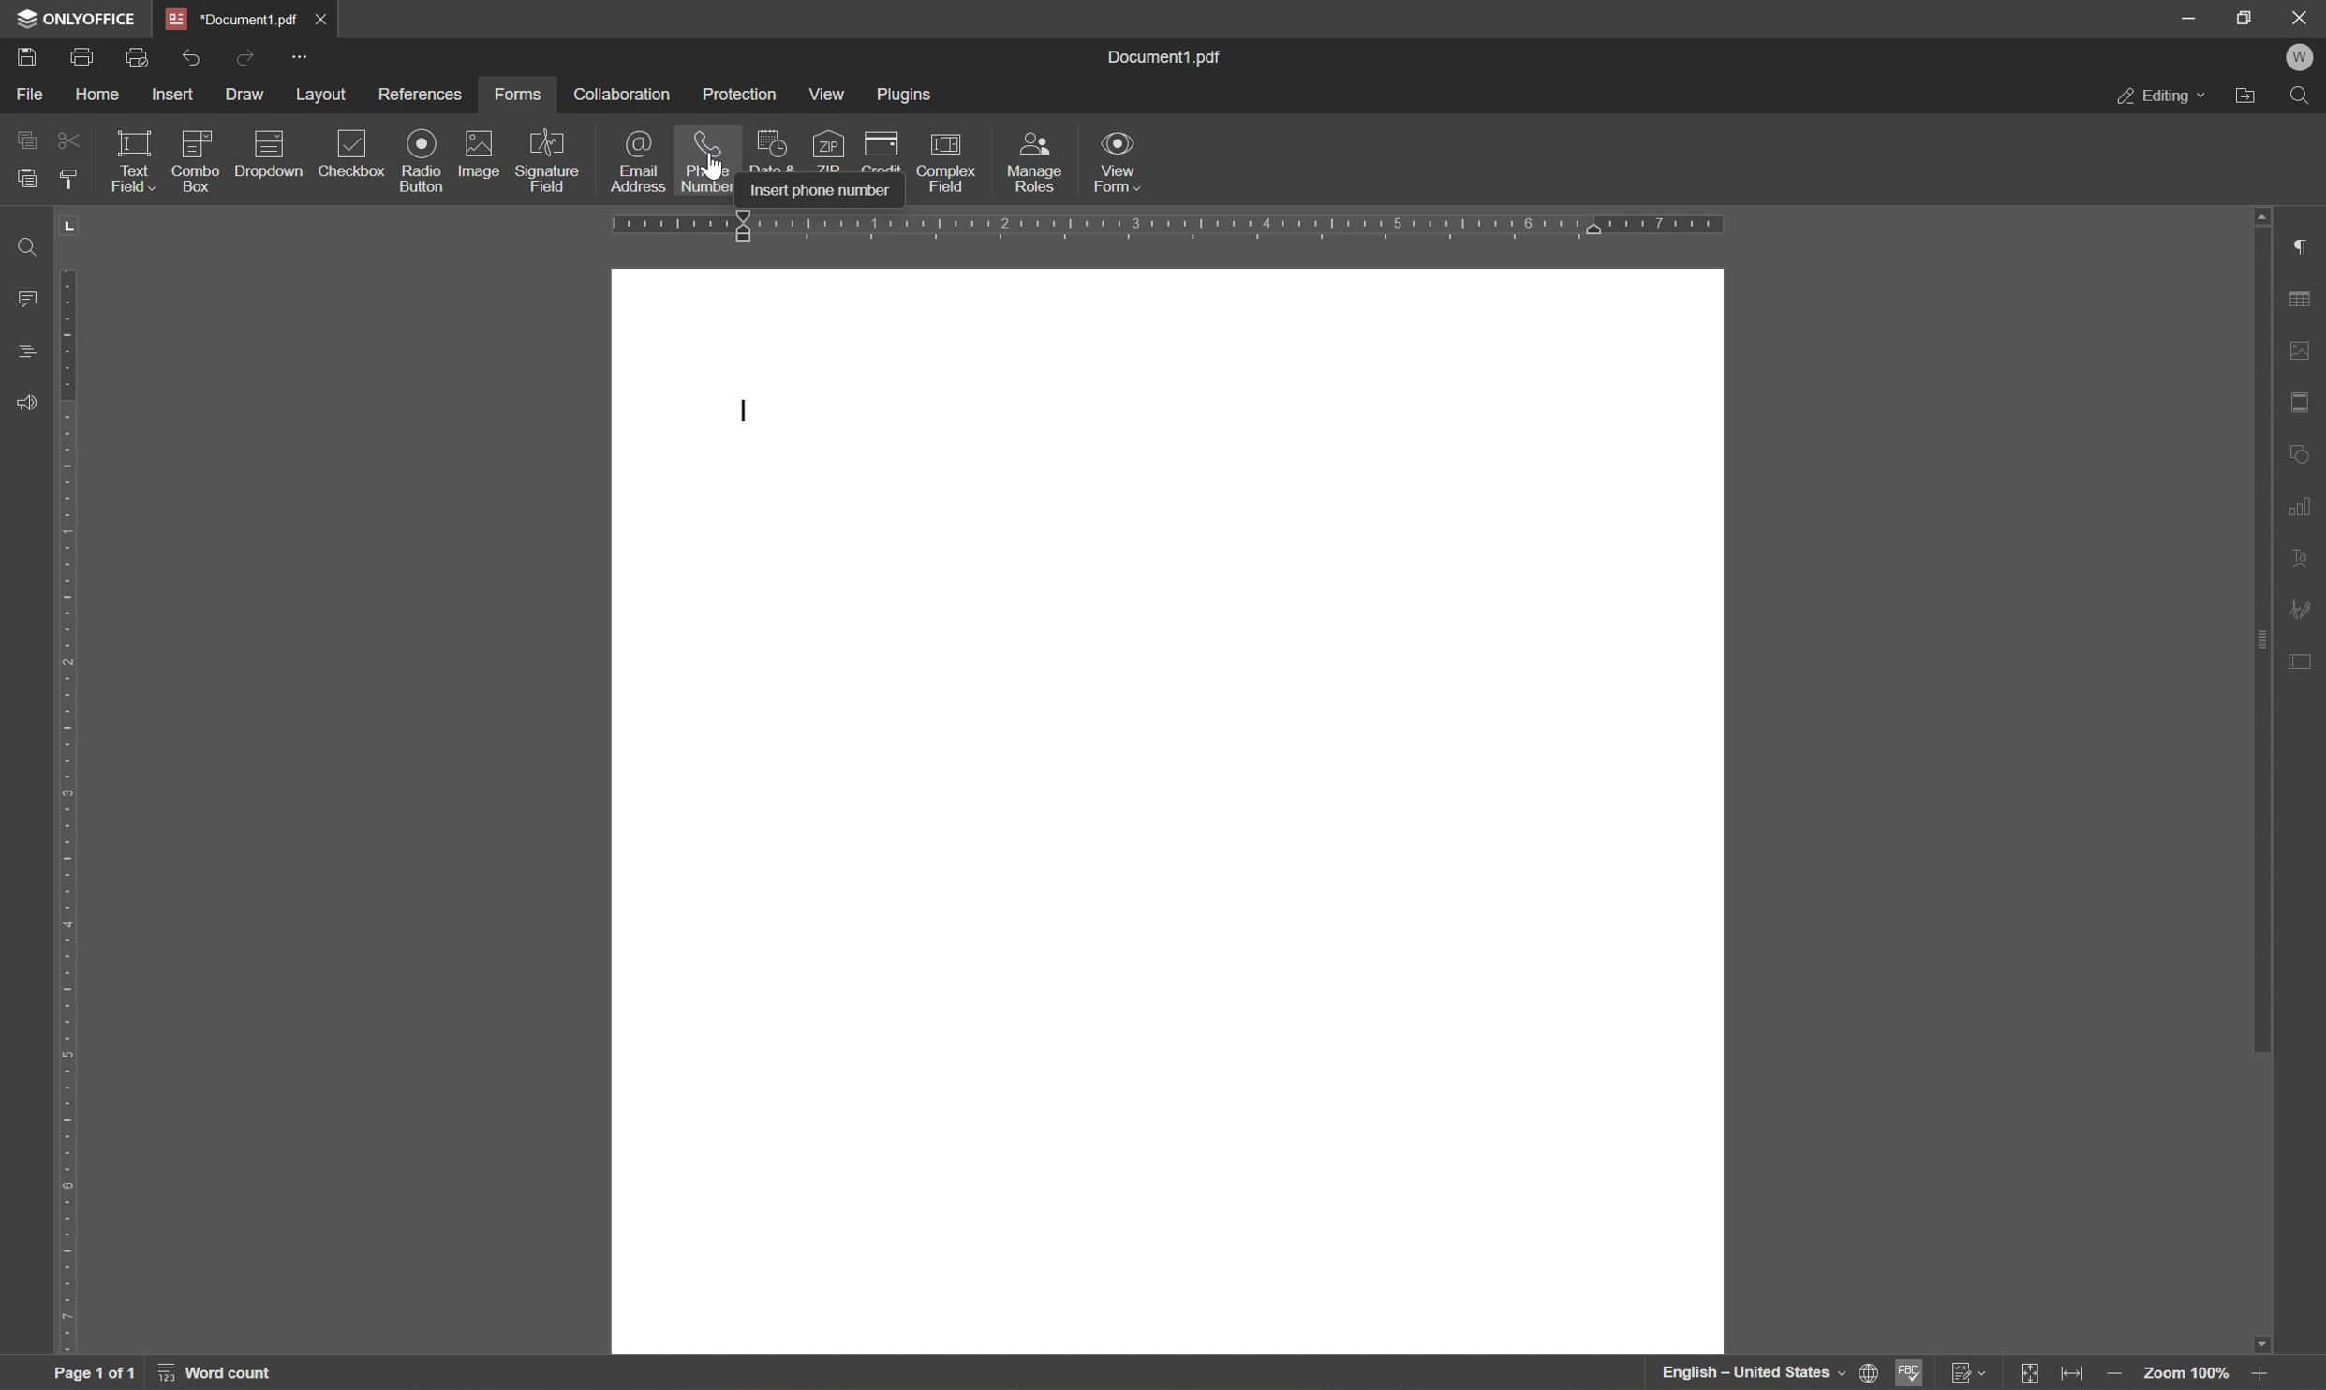 The width and height of the screenshot is (2326, 1390). I want to click on undo, so click(190, 57).